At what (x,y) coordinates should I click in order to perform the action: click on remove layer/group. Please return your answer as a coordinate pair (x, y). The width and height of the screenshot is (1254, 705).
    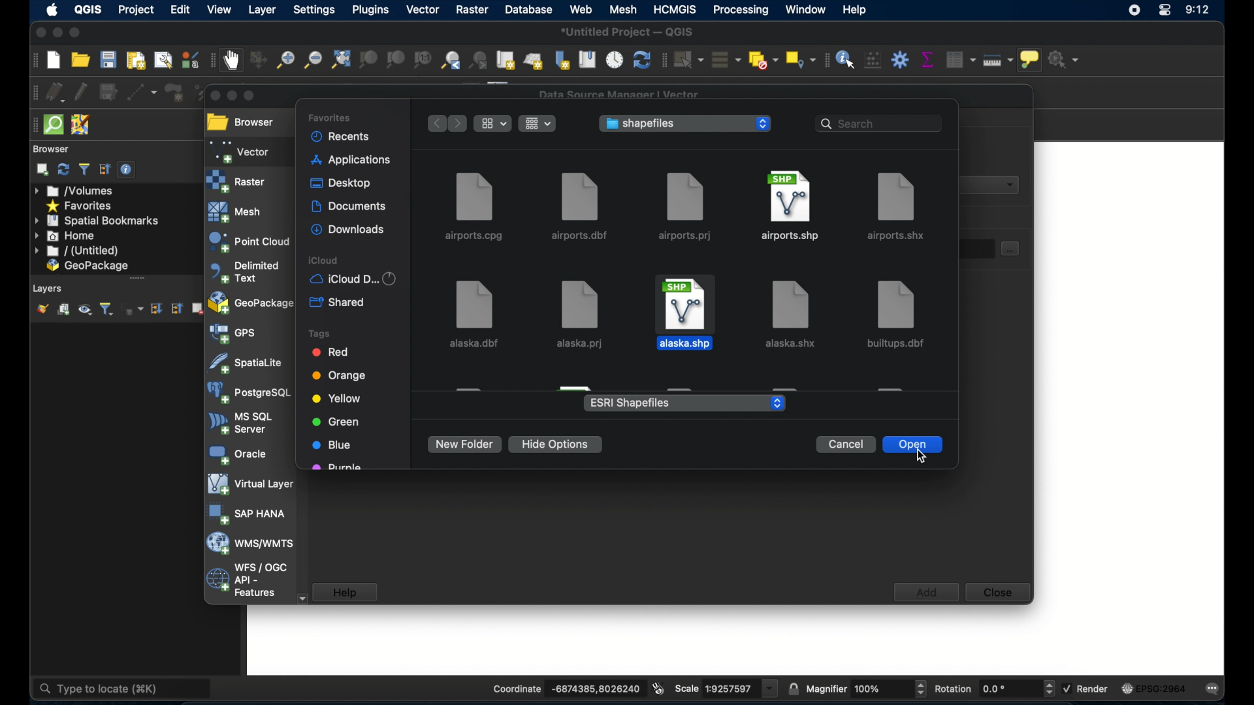
    Looking at the image, I should click on (199, 309).